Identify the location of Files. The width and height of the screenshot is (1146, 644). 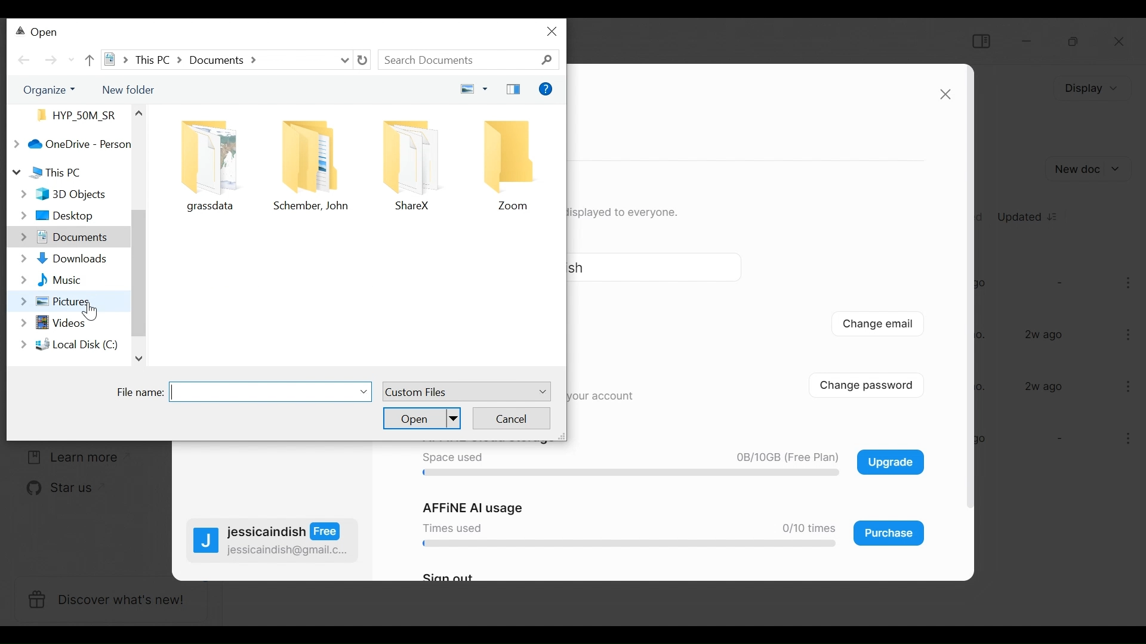
(73, 114).